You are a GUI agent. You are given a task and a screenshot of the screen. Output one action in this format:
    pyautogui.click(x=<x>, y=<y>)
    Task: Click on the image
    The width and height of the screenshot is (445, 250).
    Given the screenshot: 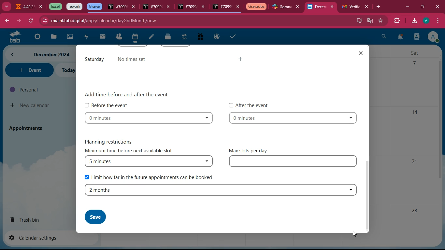 What is the action you would take?
    pyautogui.click(x=70, y=37)
    